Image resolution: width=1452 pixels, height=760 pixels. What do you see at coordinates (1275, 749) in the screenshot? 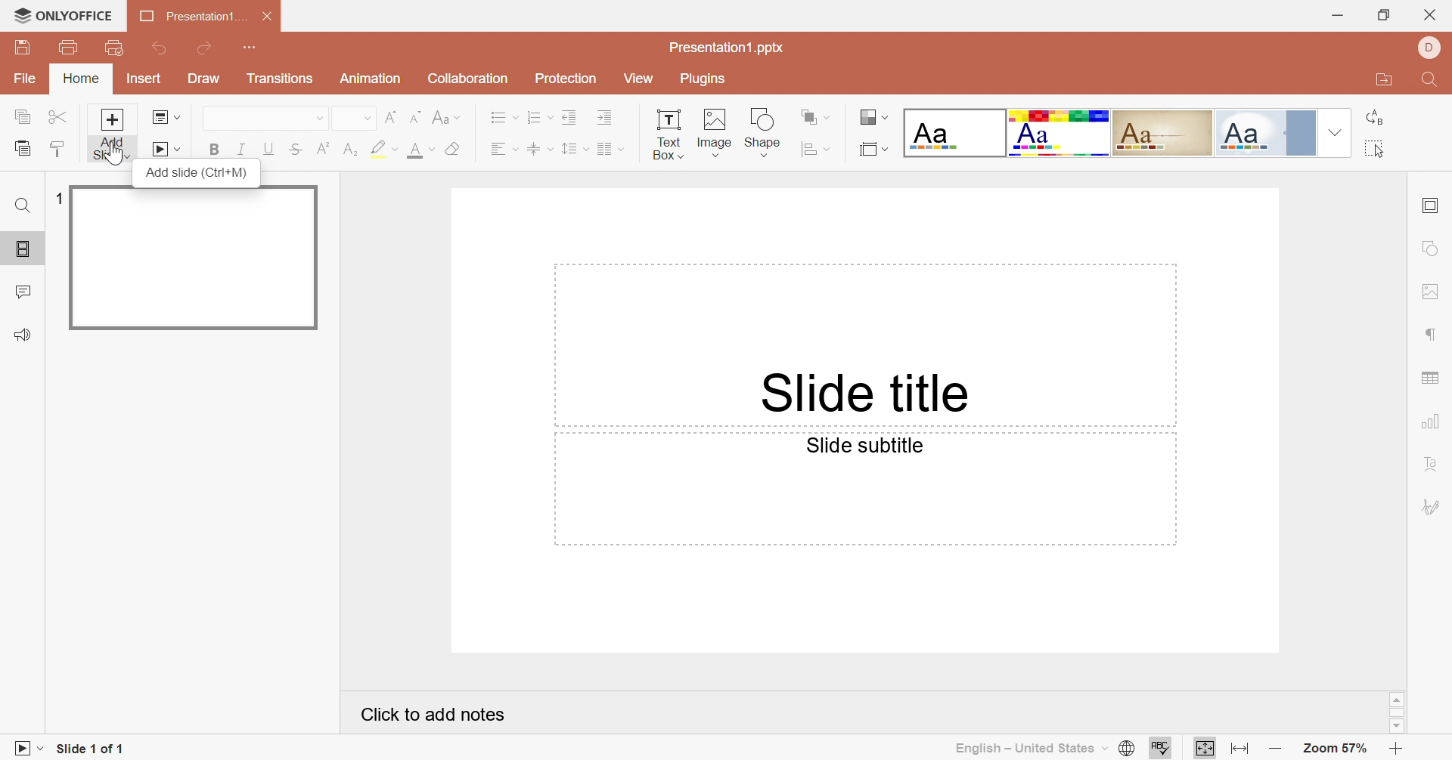
I see `Zoom out` at bounding box center [1275, 749].